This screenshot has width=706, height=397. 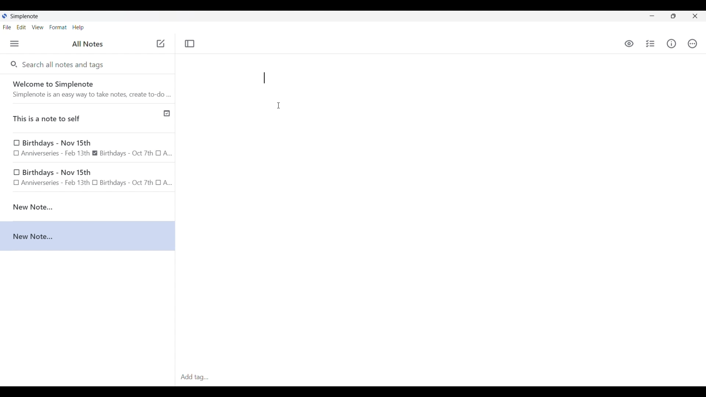 I want to click on Typing "**", so click(x=264, y=78).